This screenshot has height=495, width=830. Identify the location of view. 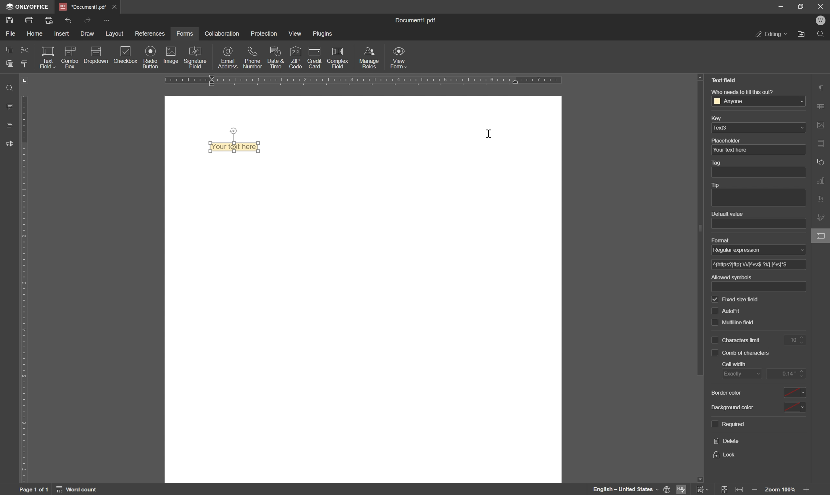
(295, 34).